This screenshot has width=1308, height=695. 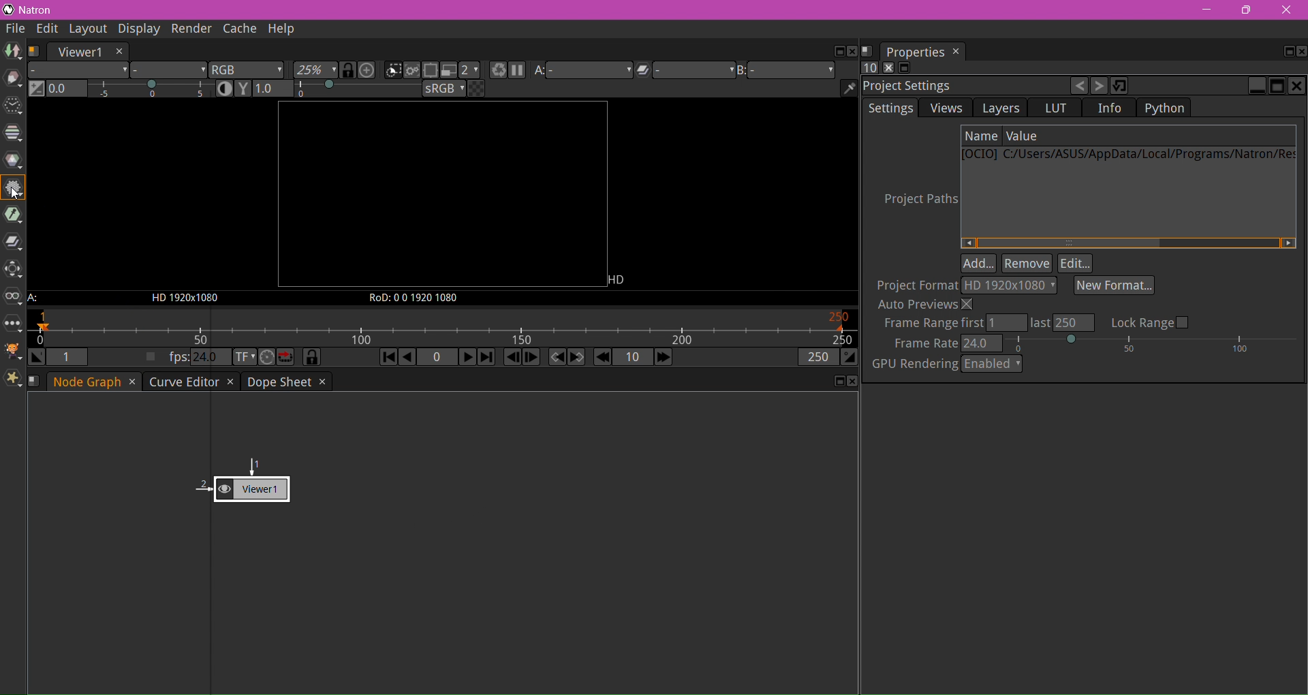 I want to click on Close pane, so click(x=1300, y=51).